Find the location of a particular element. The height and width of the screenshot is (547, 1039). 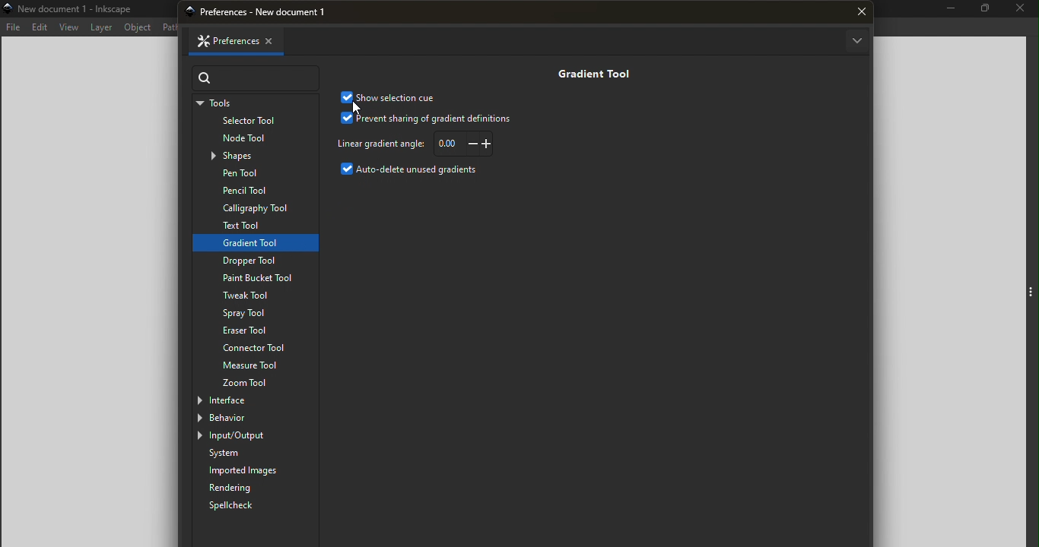

Eraser tool is located at coordinates (256, 330).